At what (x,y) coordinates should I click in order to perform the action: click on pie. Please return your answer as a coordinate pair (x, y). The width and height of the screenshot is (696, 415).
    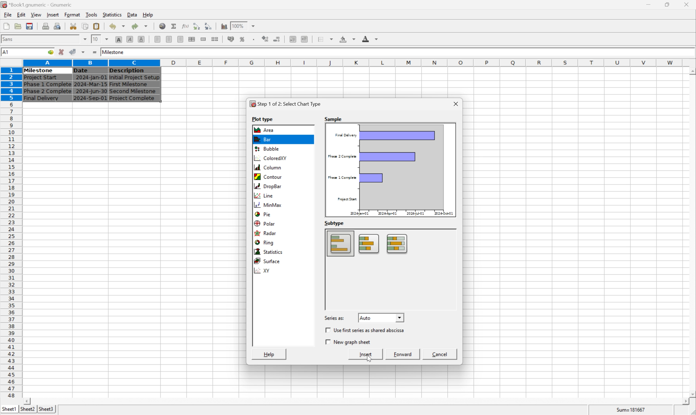
    Looking at the image, I should click on (262, 213).